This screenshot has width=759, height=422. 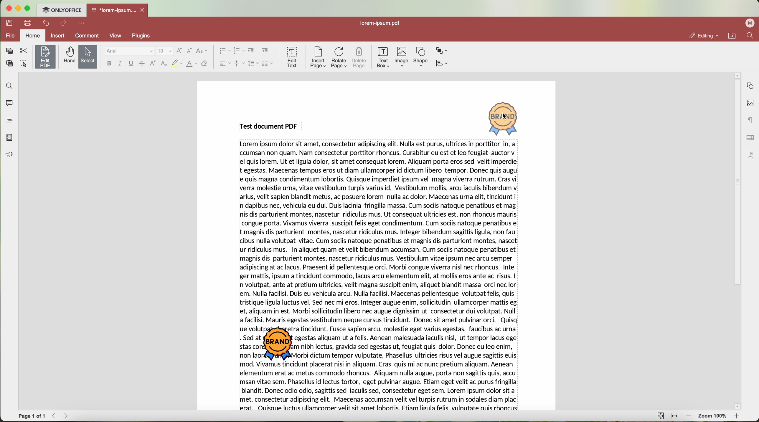 What do you see at coordinates (118, 36) in the screenshot?
I see `view` at bounding box center [118, 36].